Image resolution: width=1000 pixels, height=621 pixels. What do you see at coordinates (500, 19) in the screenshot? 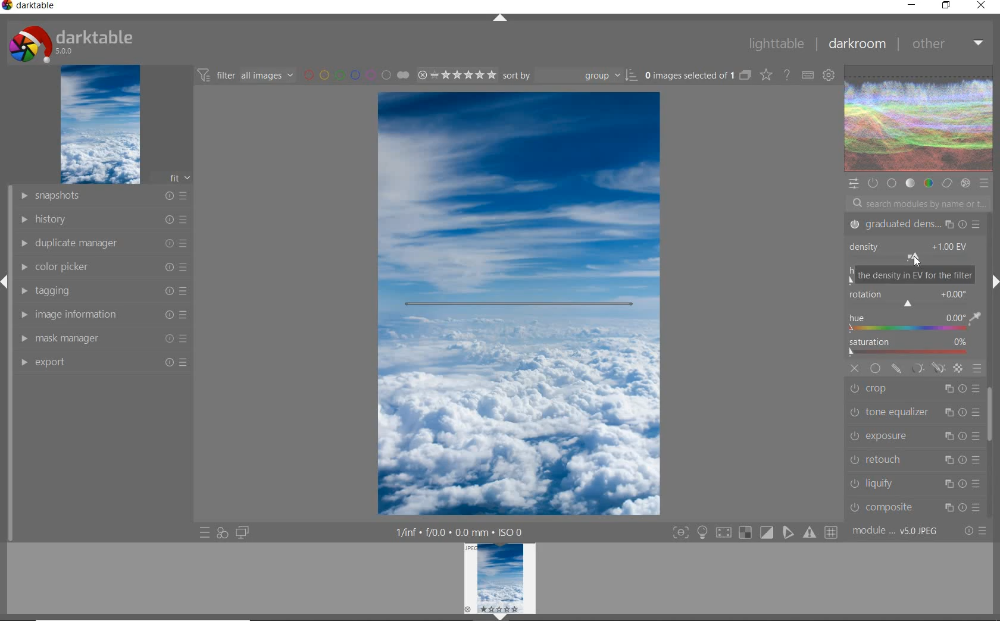
I see `Up` at bounding box center [500, 19].